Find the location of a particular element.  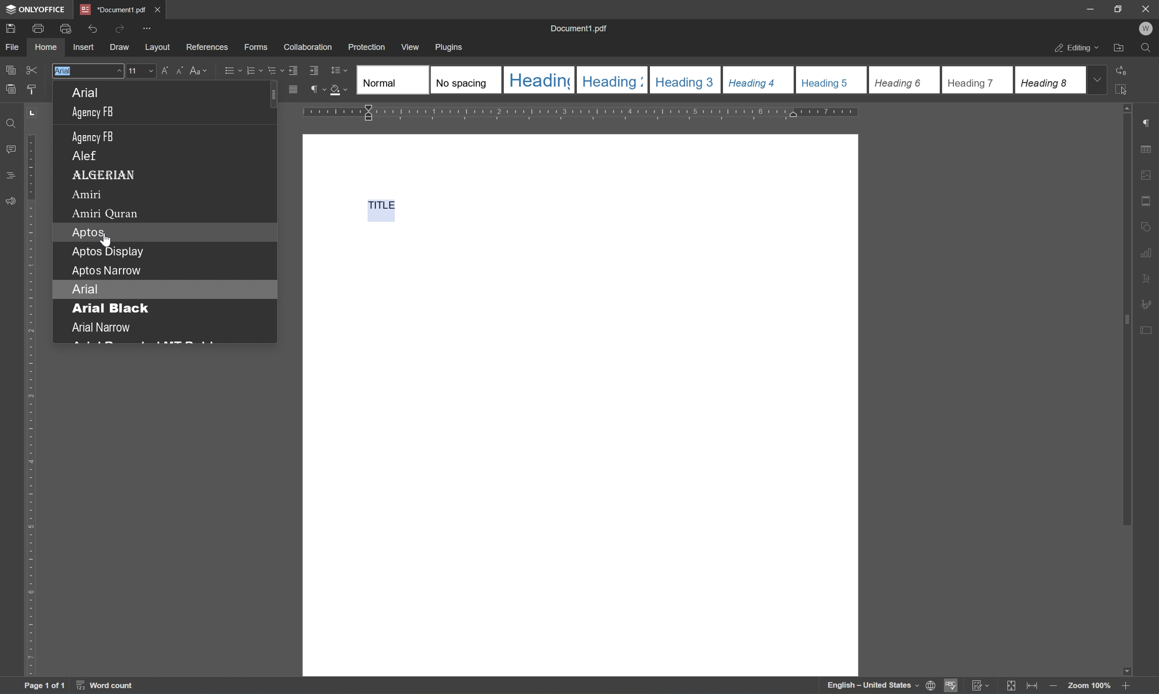

ALEF is located at coordinates (89, 157).